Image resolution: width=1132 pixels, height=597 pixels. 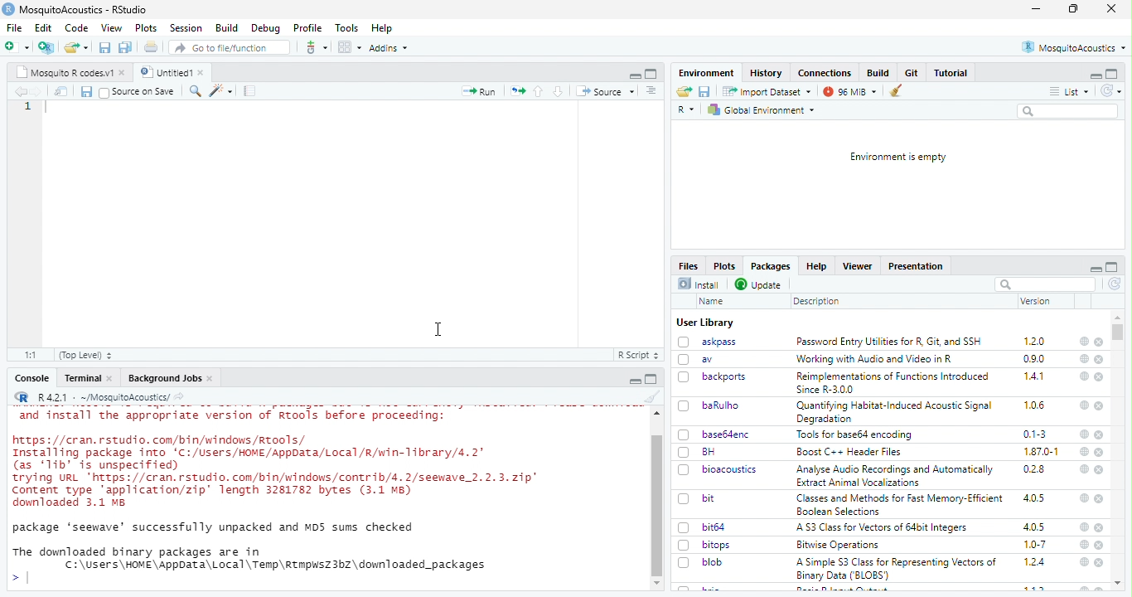 What do you see at coordinates (848, 92) in the screenshot?
I see `6 MiB` at bounding box center [848, 92].